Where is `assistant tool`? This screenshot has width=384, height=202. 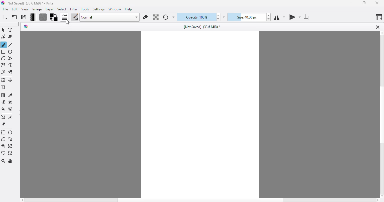 assistant tool is located at coordinates (3, 117).